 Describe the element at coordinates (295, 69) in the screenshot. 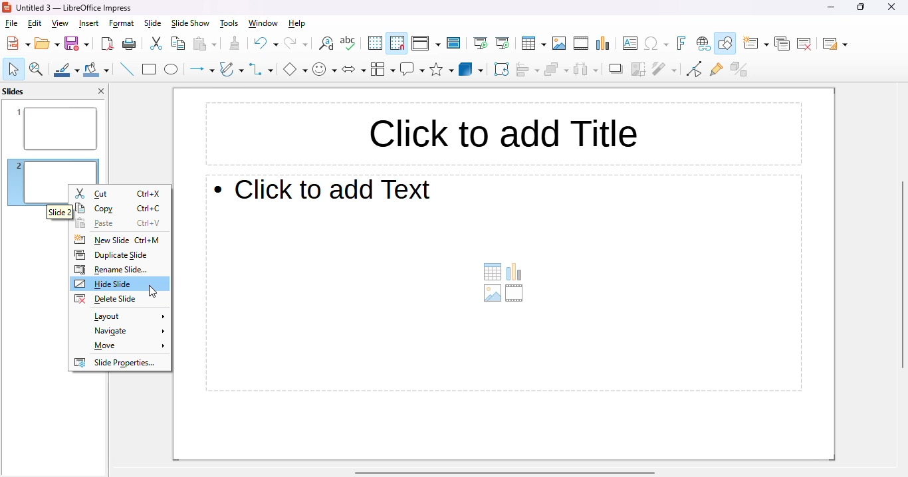

I see `basic shapes` at that location.